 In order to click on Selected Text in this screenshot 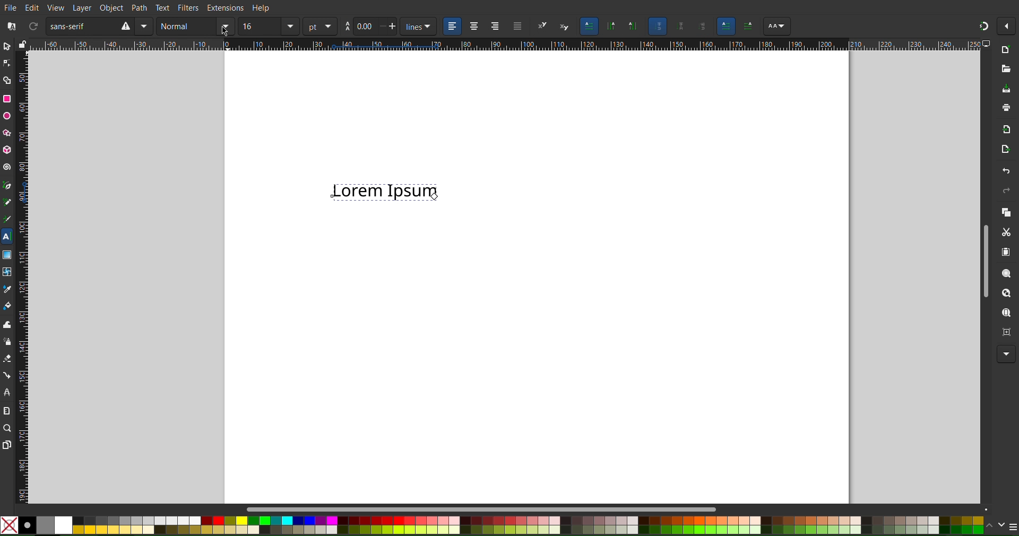, I will do `click(385, 191)`.